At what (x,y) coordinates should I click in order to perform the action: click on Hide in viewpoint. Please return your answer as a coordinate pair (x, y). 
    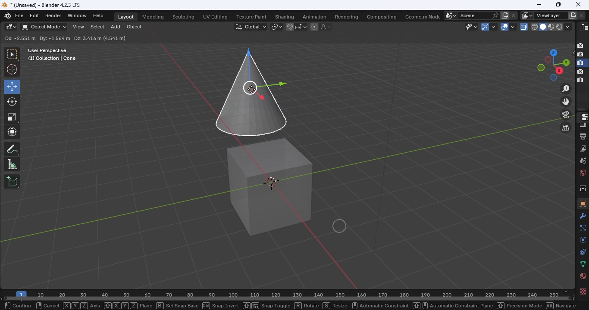
    Looking at the image, I should click on (571, 53).